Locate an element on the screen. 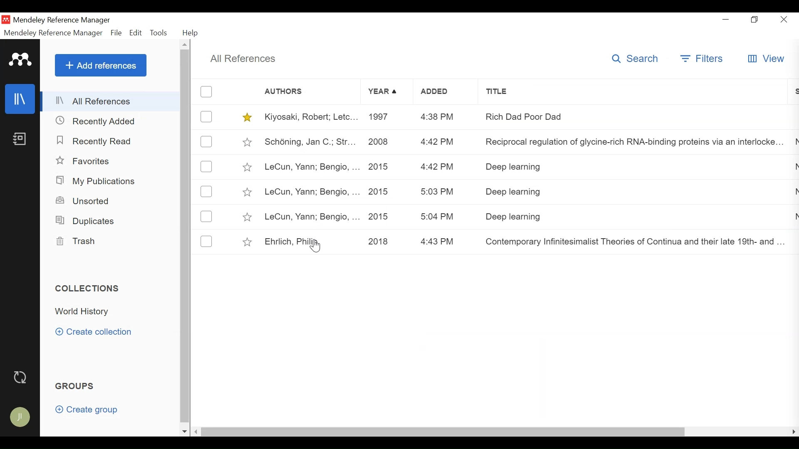 The width and height of the screenshot is (799, 449). Mendeley Reference Manager is located at coordinates (62, 21).